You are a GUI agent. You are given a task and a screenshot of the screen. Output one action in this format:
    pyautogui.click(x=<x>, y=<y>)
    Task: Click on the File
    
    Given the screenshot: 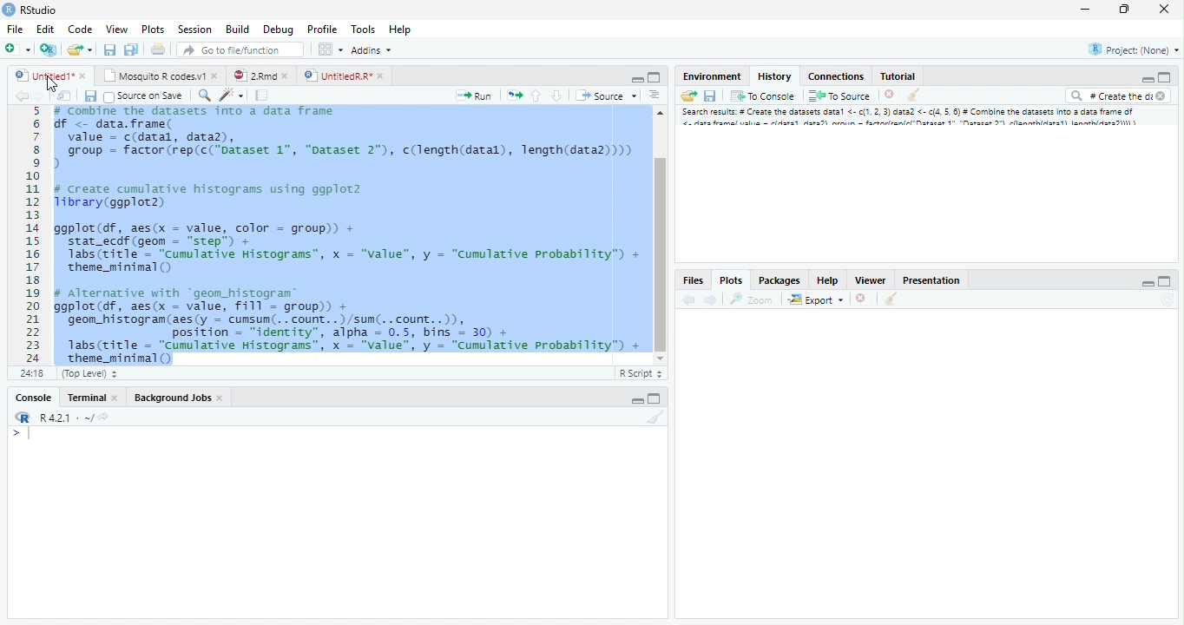 What is the action you would take?
    pyautogui.click(x=15, y=30)
    